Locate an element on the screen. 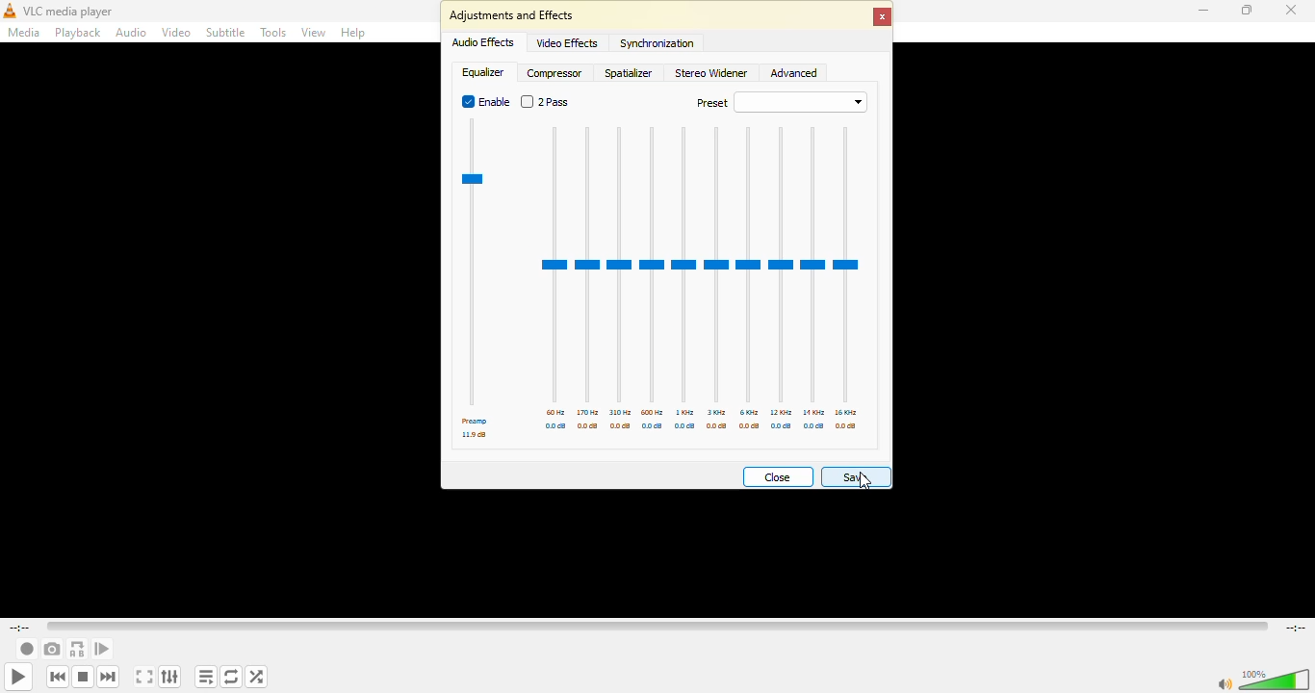 This screenshot has height=693, width=1315. 170 hz is located at coordinates (589, 412).